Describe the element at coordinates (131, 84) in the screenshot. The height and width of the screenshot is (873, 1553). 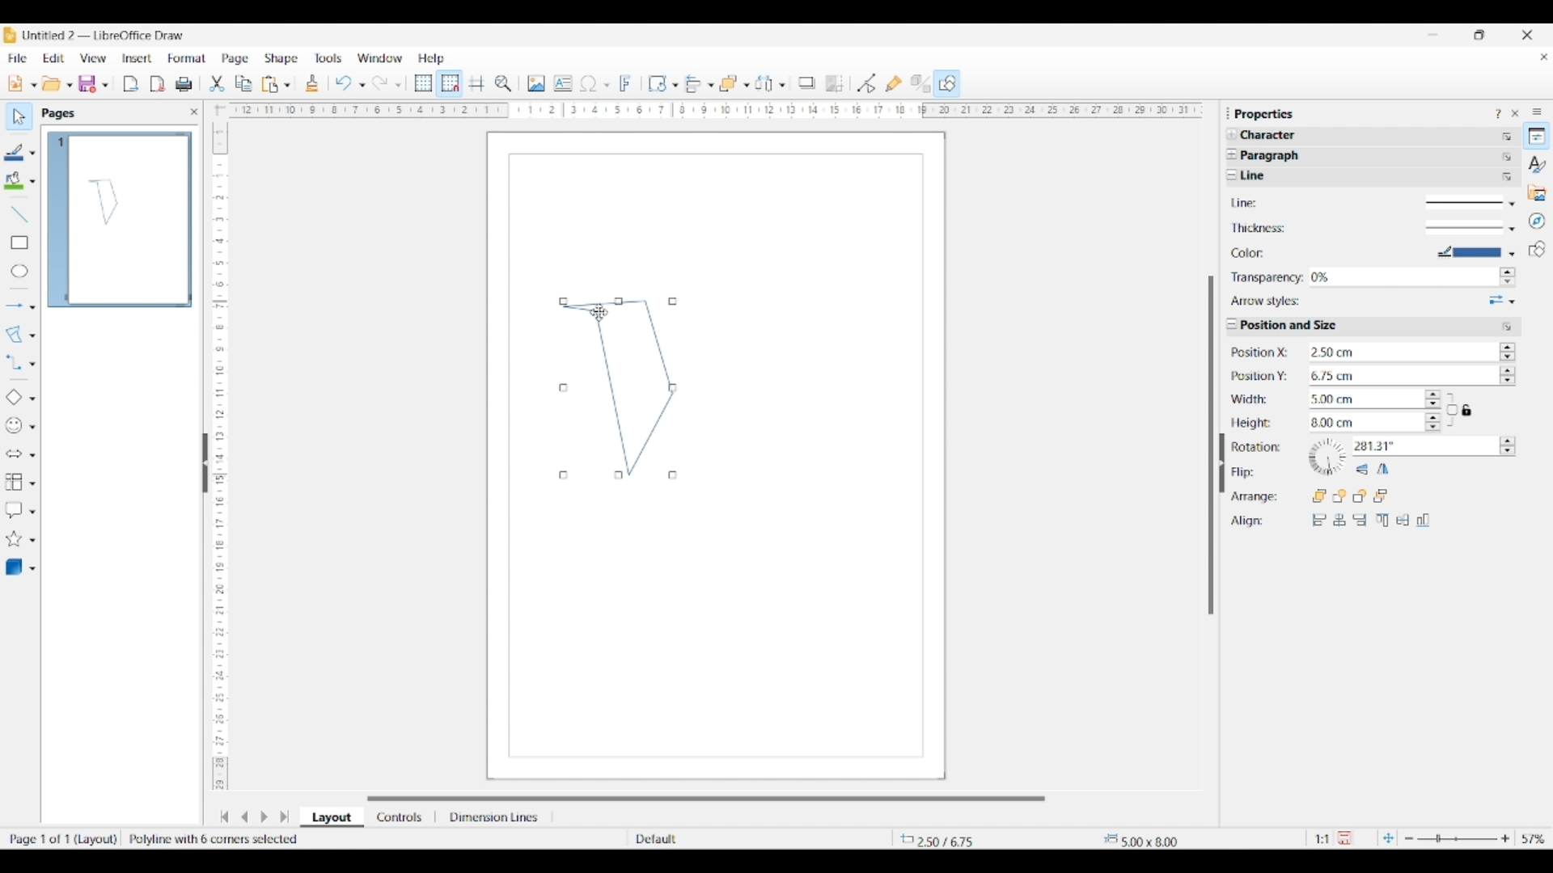
I see `Export` at that location.